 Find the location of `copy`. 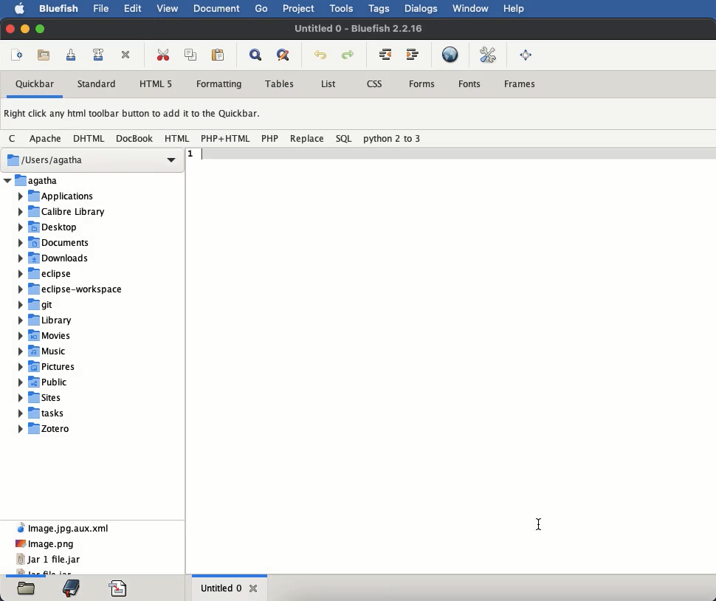

copy is located at coordinates (193, 55).